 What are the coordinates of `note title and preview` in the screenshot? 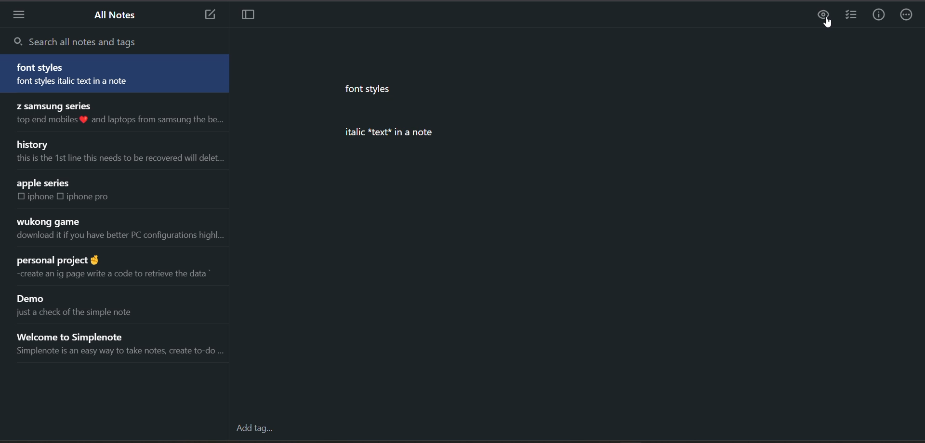 It's located at (115, 73).